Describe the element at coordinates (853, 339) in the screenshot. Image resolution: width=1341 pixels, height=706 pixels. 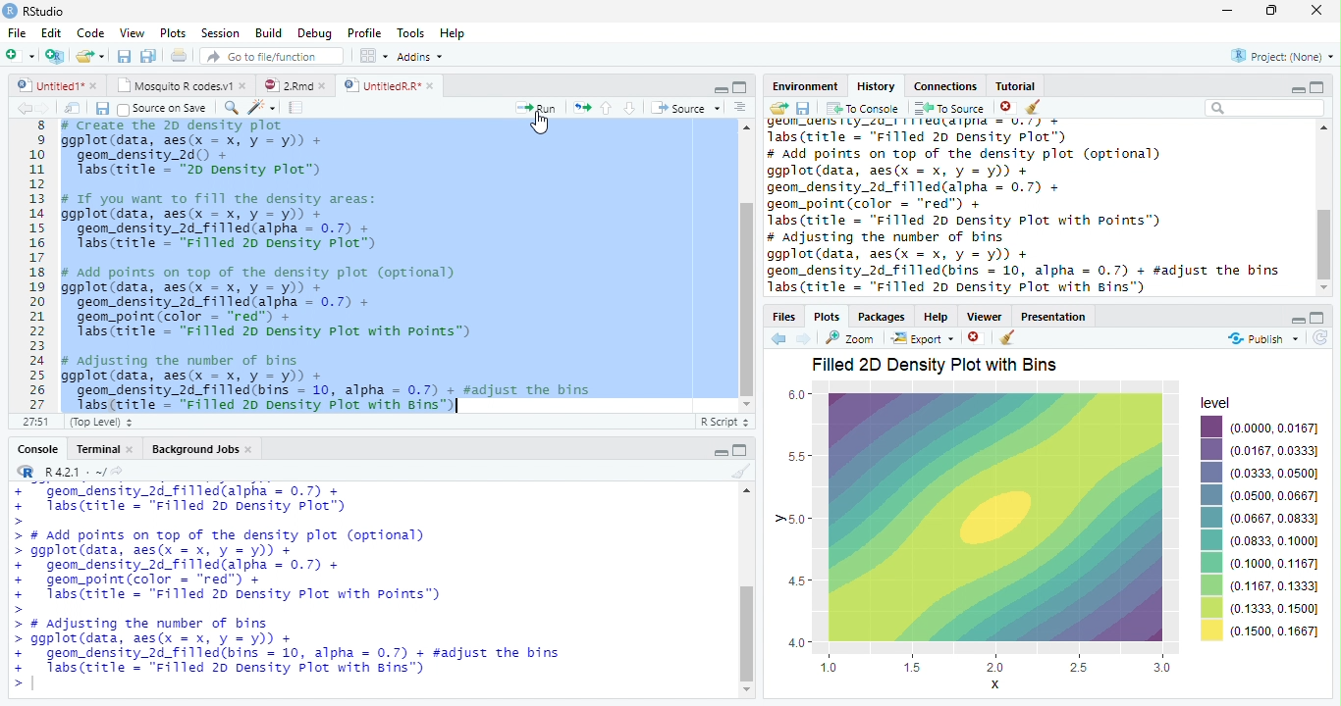
I see `zoom` at that location.